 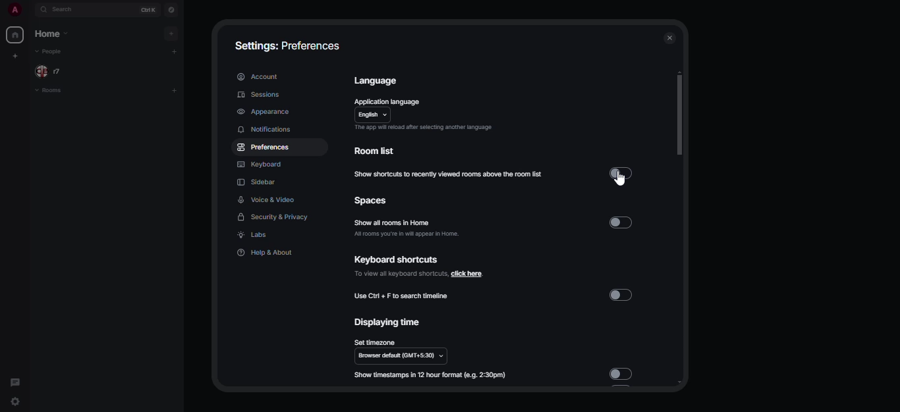 What do you see at coordinates (374, 78) in the screenshot?
I see `language` at bounding box center [374, 78].